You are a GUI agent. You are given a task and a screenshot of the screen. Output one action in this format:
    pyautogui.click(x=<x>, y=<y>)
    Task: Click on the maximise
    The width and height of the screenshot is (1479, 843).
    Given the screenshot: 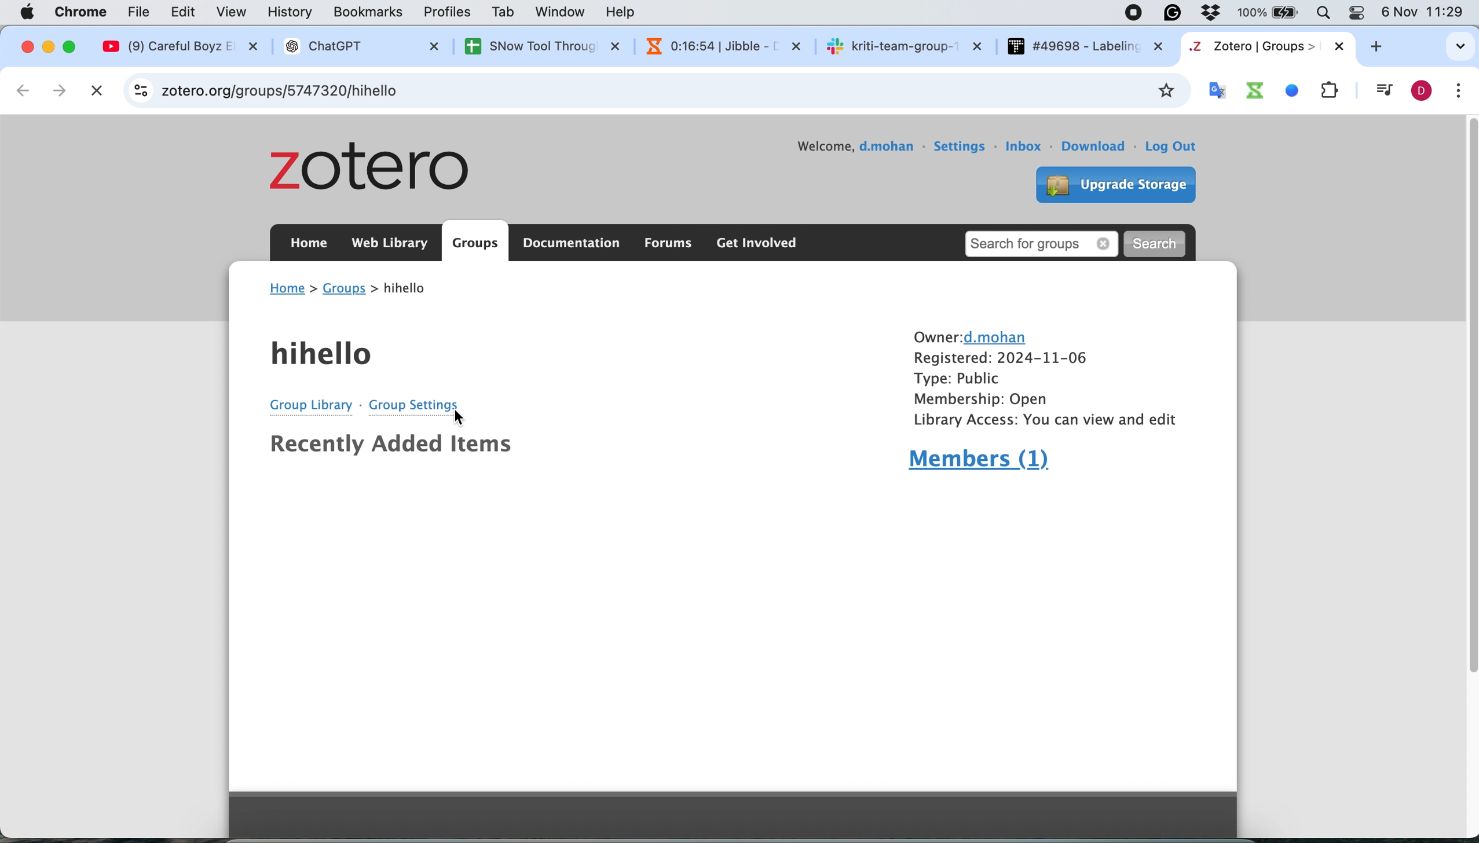 What is the action you would take?
    pyautogui.click(x=74, y=45)
    